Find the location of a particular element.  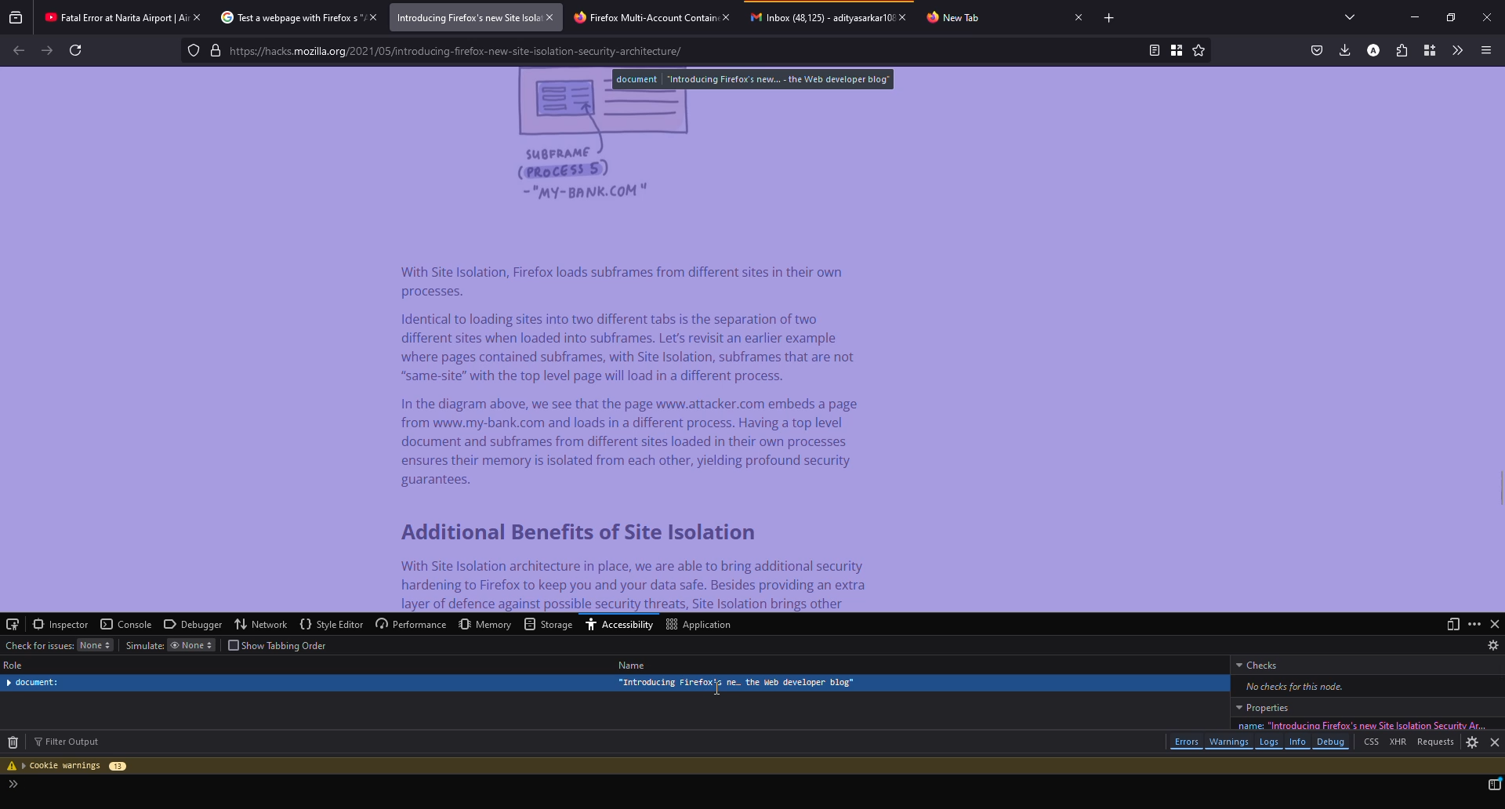

With Site Isolation, Firefox loads subframes from different sites in their own
processes.

Identical to loading sites into two different tabs is the separation of two
different sites when loaded into subframes. Let's revisit an earlier example
where pages contained subframes, with Site Isolation, subframes that are not
“same-site” with the top level page will load in a different process.

In the diagram above, we see that the page www.attacker.com embeds a page
from www.my-bank.com and loads in a different process. Having a top level
document and subframes from different sites loaded in their own processes
ensures their memory is isolated from each other, yielding profound security
guarantees.

Additional Benefits of Site Isolation

With Site Isolation architecture in place, we are able to bring additional security
hardening to Firefox to keep you and your data safe. Besides providing an extra
Rear of clhdiambet Icnkinas het lio devine Shut ei ho SS he is located at coordinates (636, 434).